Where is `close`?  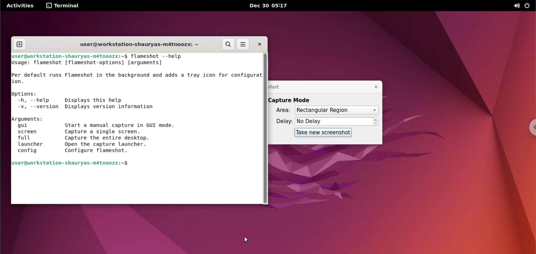 close is located at coordinates (262, 44).